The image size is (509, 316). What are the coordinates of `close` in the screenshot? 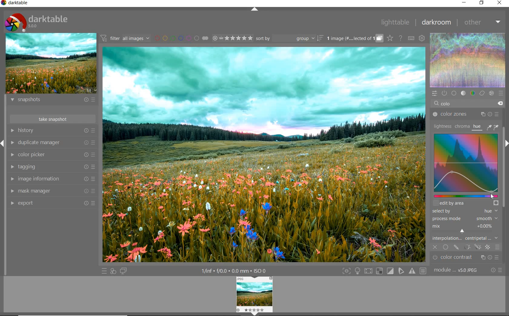 It's located at (500, 3).